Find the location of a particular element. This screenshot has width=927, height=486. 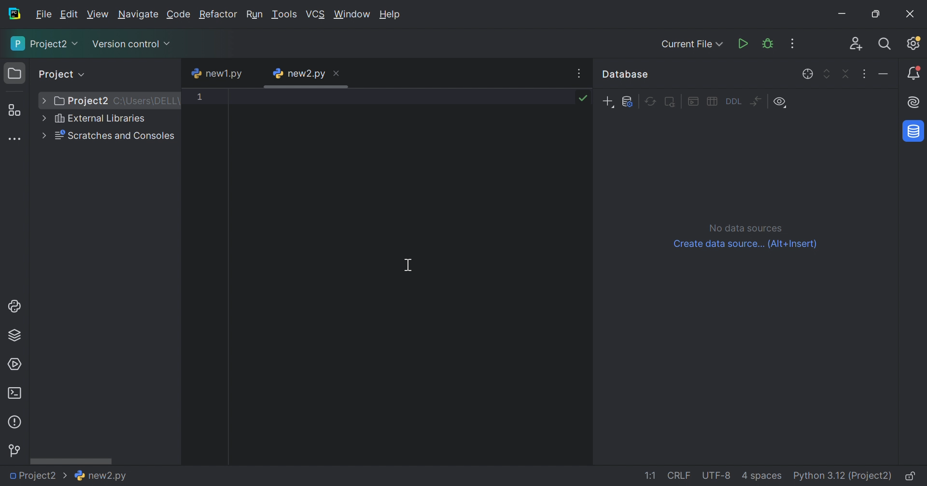

Minimize is located at coordinates (843, 13).